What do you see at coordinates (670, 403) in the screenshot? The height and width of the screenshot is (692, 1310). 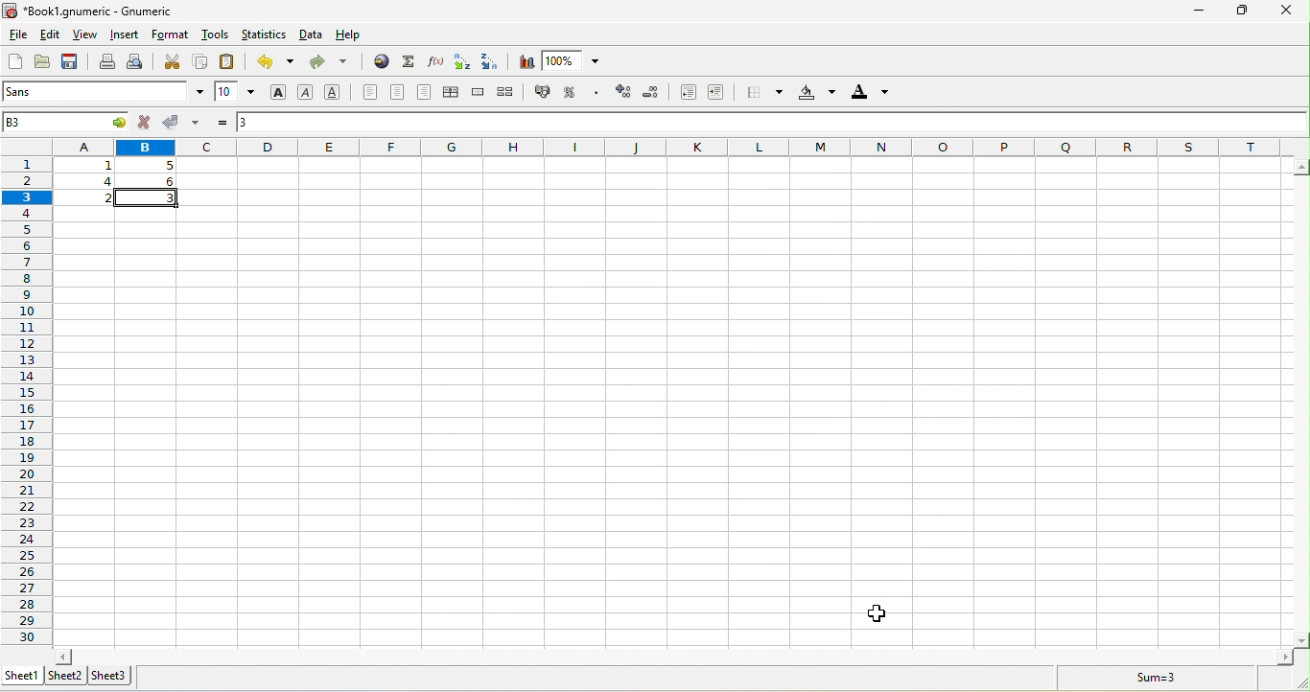 I see `margins adjusted for print` at bounding box center [670, 403].